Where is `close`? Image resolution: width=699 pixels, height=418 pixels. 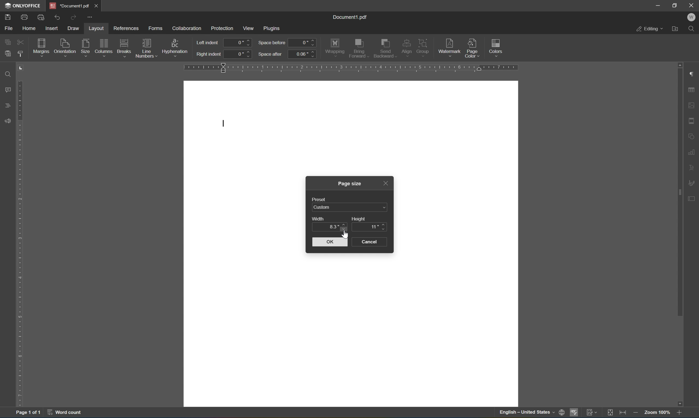 close is located at coordinates (692, 5).